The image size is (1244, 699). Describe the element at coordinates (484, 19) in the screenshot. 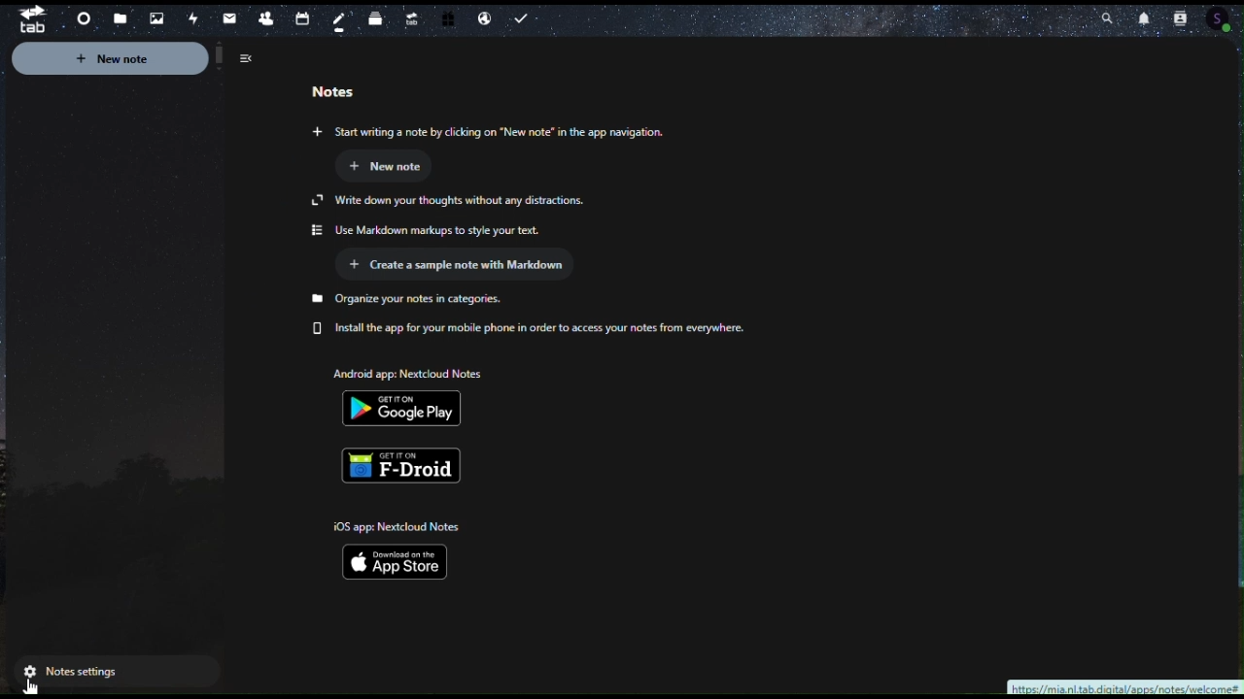

I see `Email handling` at that location.